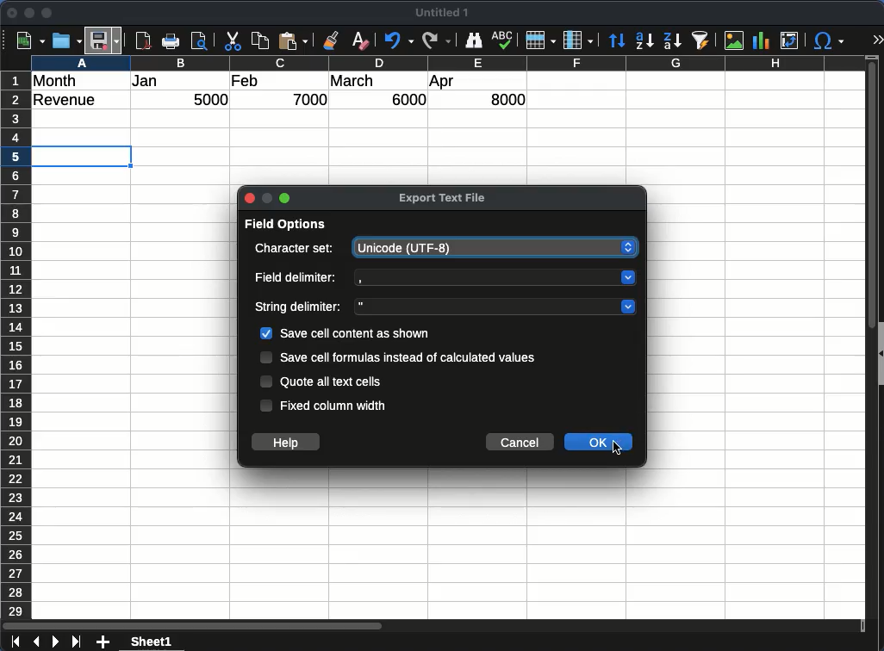  What do you see at coordinates (201, 42) in the screenshot?
I see `print preview` at bounding box center [201, 42].